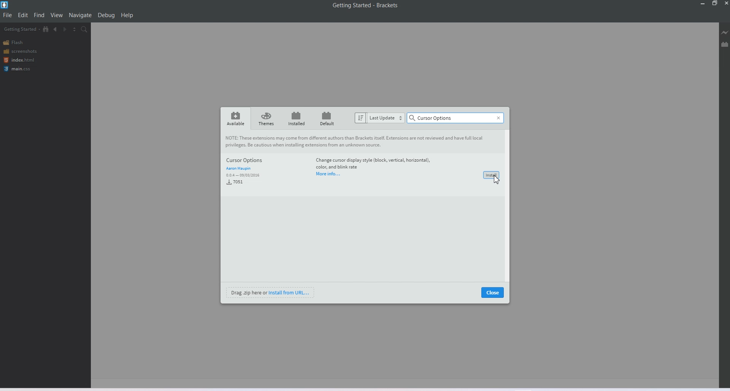 The image size is (730, 391). I want to click on Live Preview, so click(725, 32).